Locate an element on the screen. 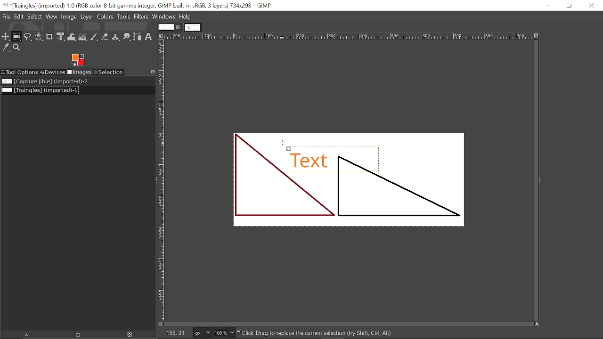  Current window is located at coordinates (139, 6).